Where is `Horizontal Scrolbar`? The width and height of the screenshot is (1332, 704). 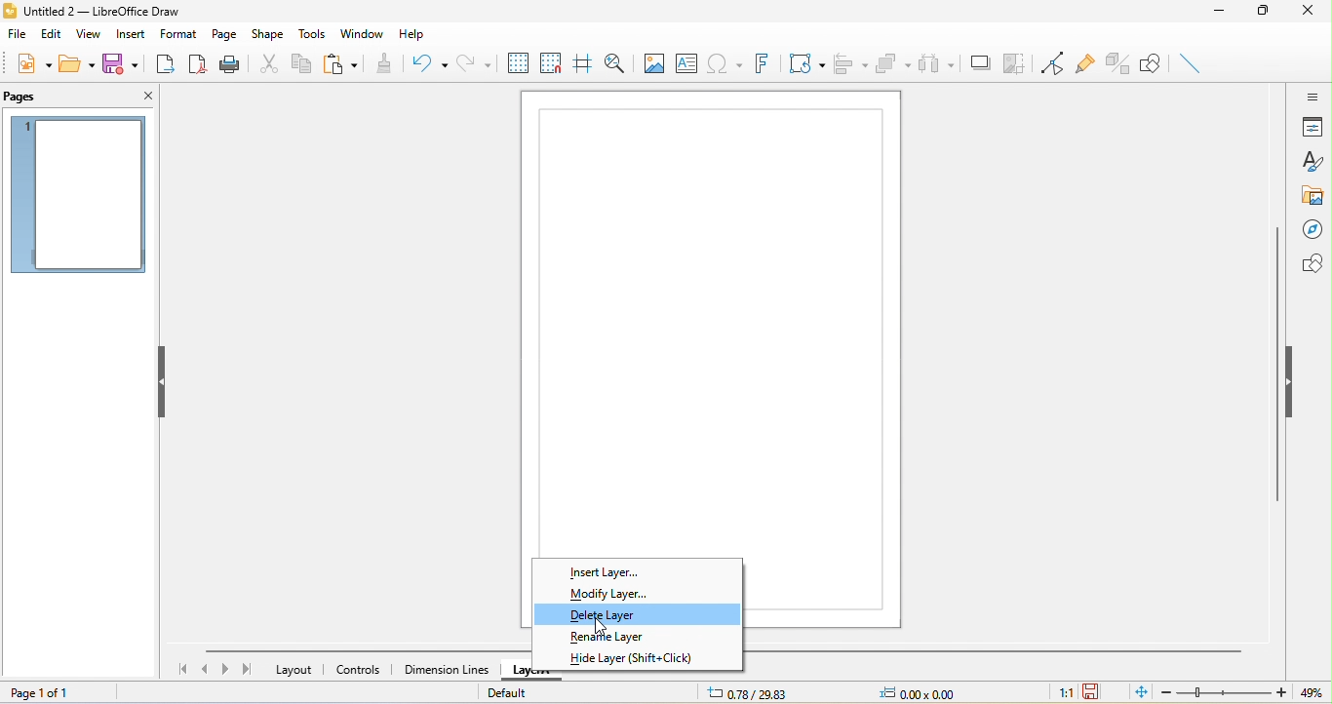
Horizontal Scrolbar is located at coordinates (999, 650).